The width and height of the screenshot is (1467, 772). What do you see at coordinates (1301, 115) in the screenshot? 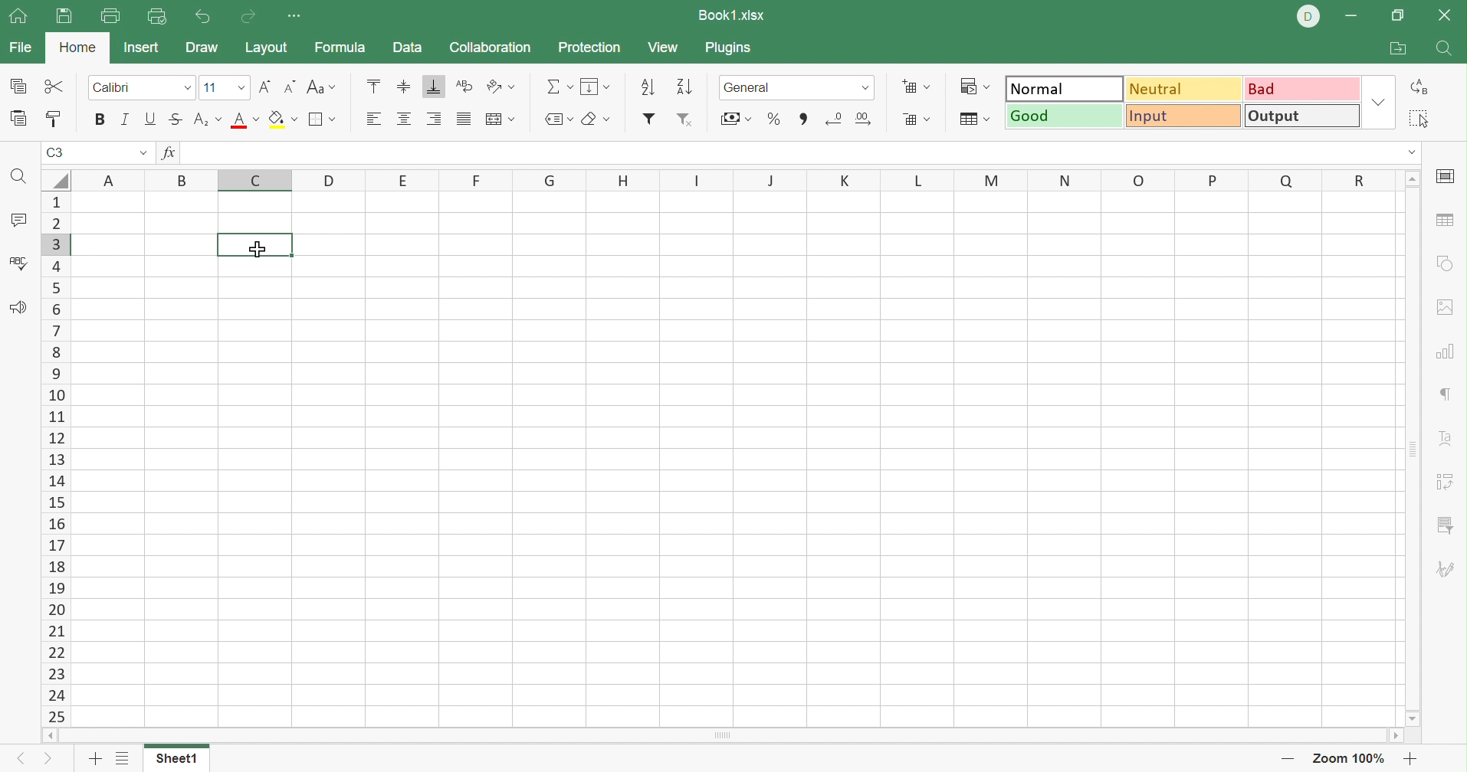
I see `Output` at bounding box center [1301, 115].